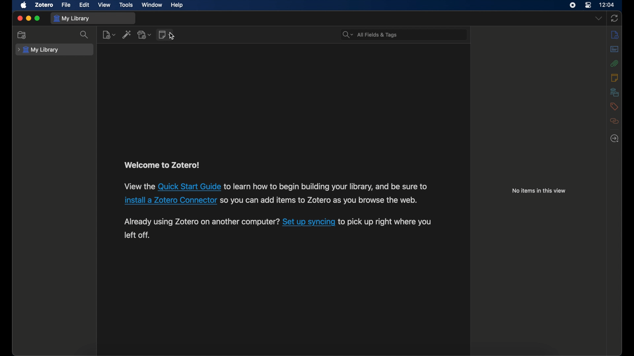 This screenshot has height=356, width=634. Describe the element at coordinates (172, 36) in the screenshot. I see `cursor` at that location.